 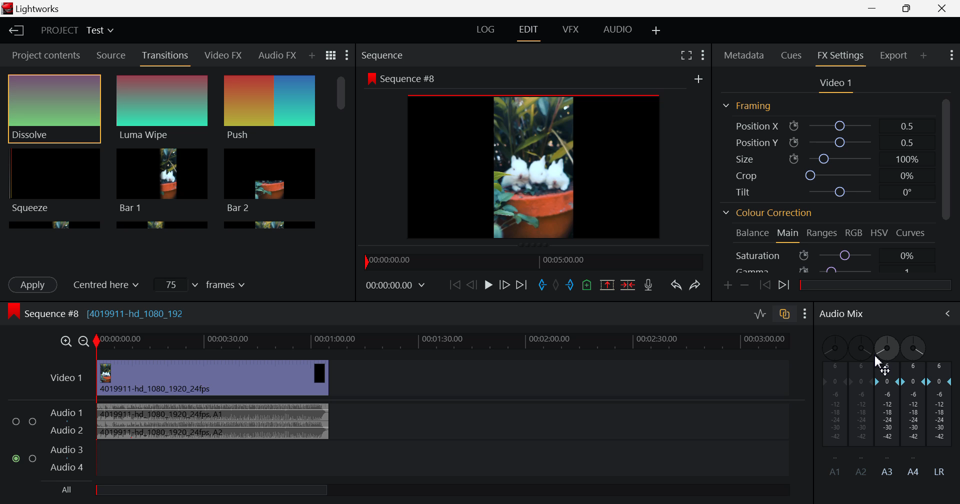 I want to click on A1 Channel disabled, so click(x=830, y=405).